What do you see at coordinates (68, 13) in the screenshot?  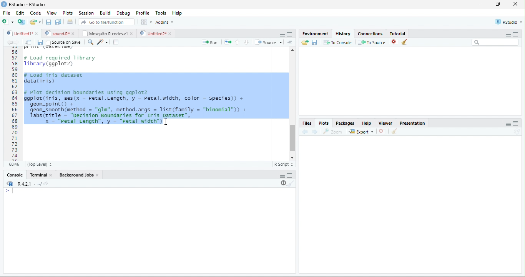 I see `Plots` at bounding box center [68, 13].